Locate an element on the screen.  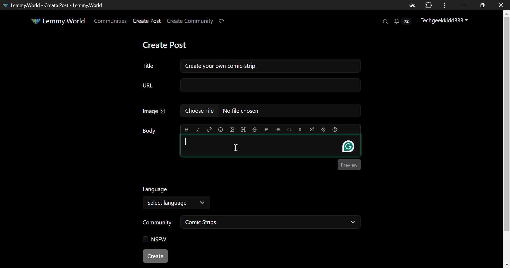
Italic is located at coordinates (198, 129).